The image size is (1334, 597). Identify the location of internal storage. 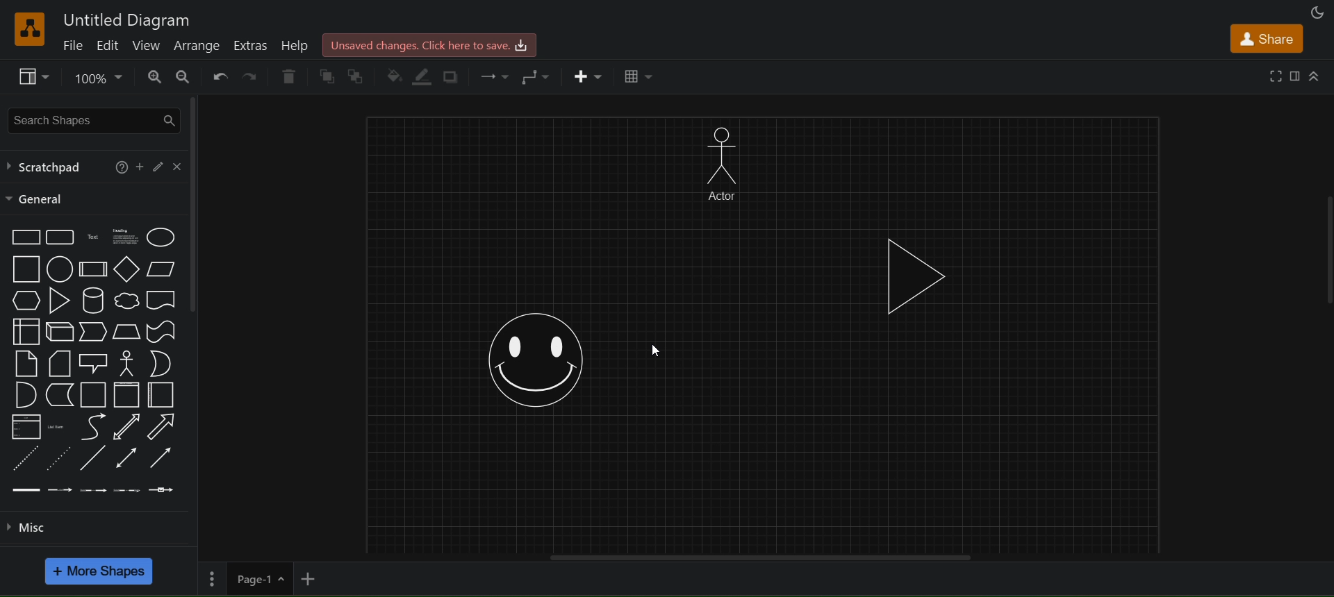
(22, 331).